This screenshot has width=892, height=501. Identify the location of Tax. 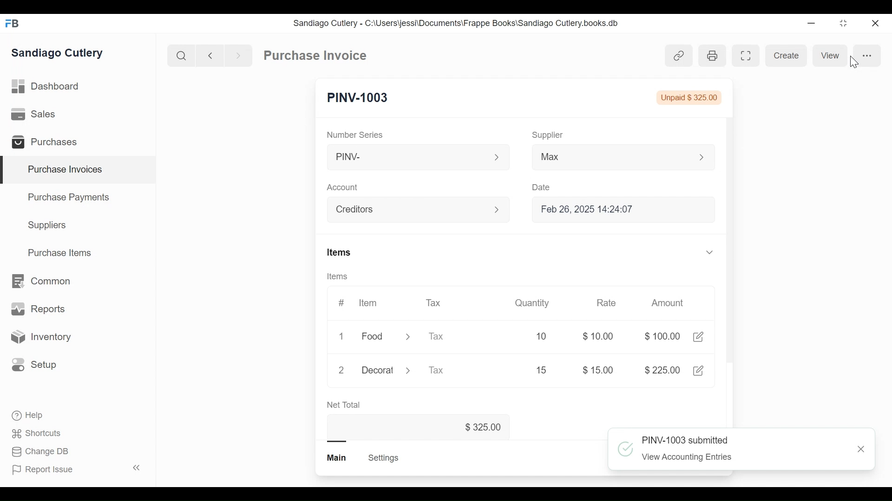
(445, 370).